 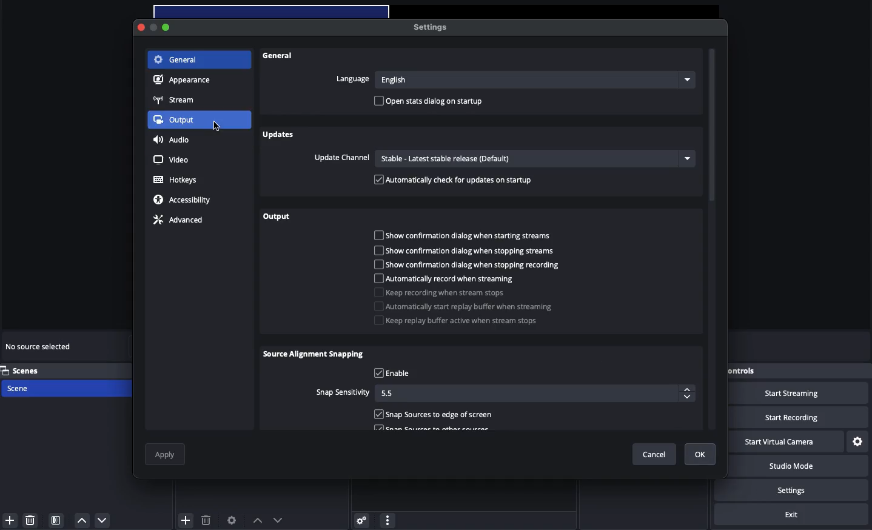 I want to click on Exit, so click(x=791, y=515).